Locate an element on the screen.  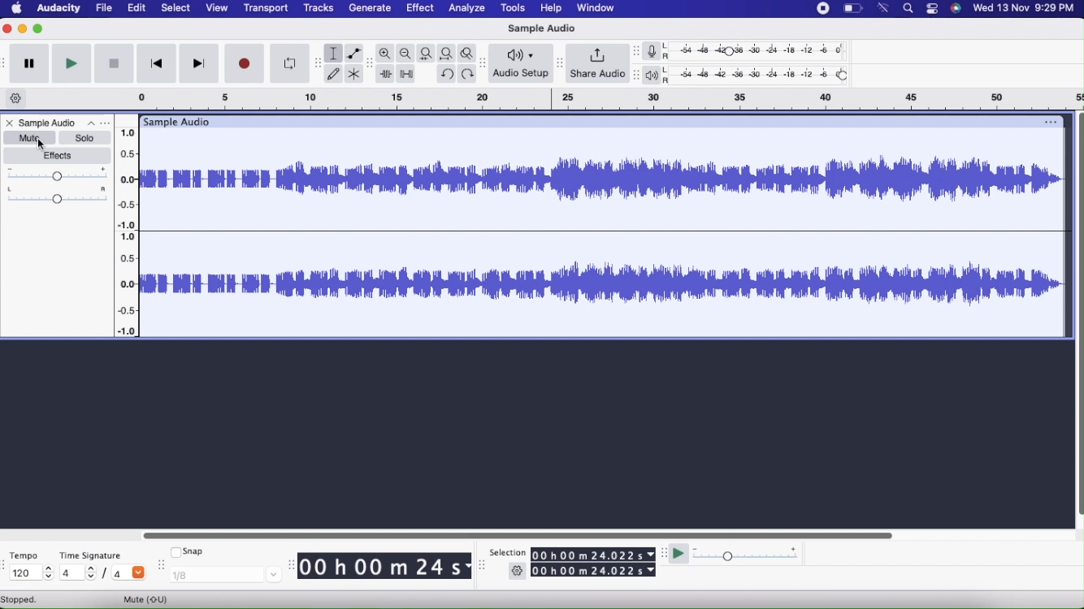
Multi-tool is located at coordinates (355, 74).